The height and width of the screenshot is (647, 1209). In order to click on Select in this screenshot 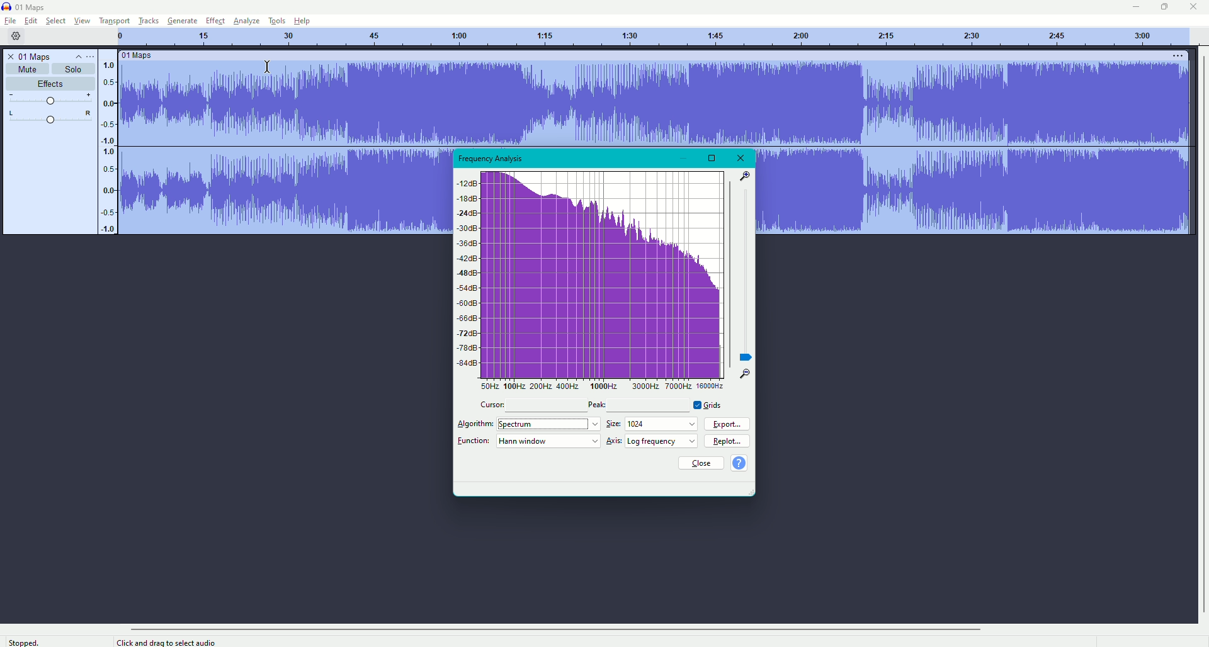, I will do `click(53, 21)`.